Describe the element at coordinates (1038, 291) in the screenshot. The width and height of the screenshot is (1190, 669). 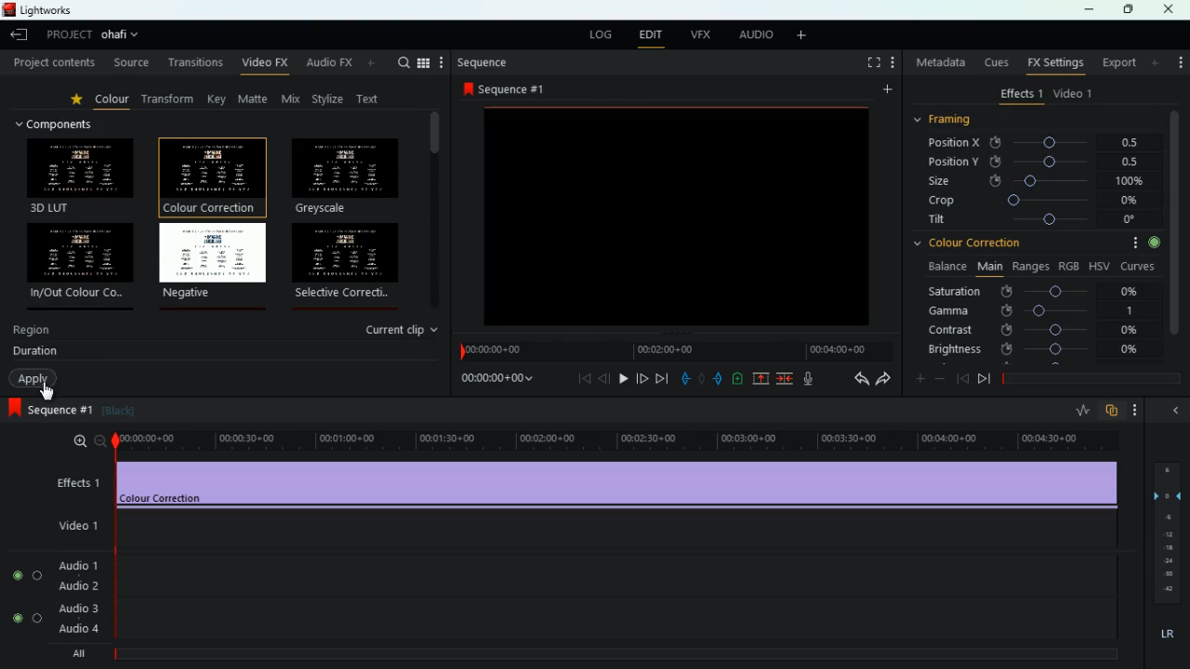
I see `saturation` at that location.